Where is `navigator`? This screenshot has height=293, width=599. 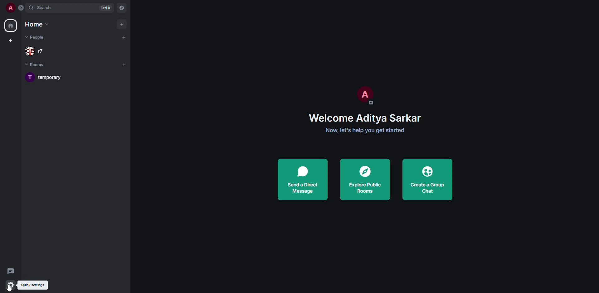 navigator is located at coordinates (121, 8).